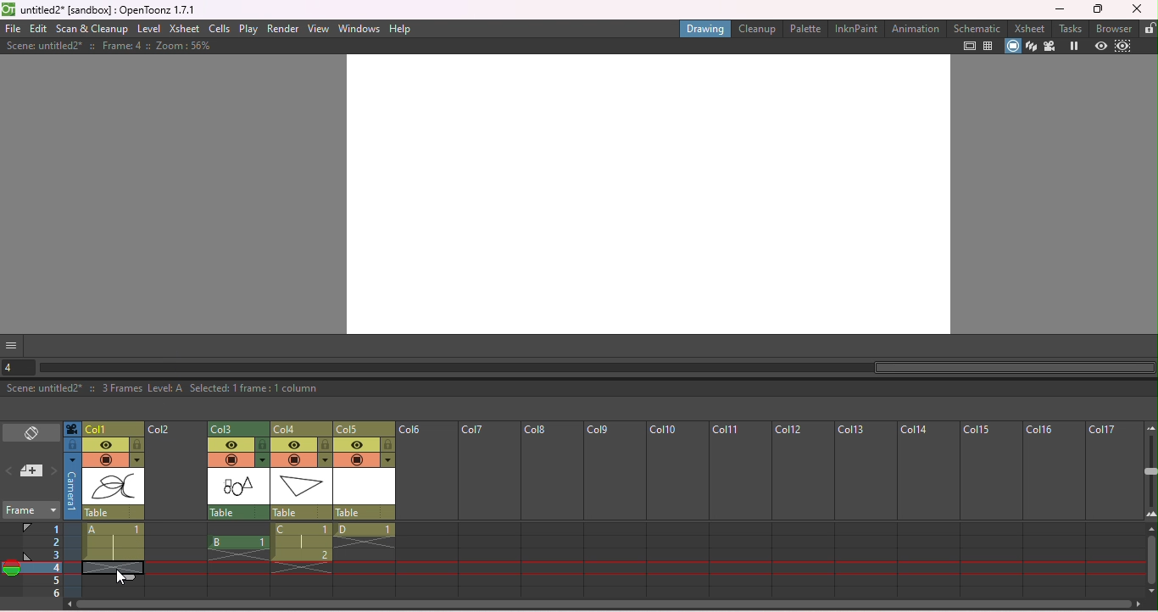 Image resolution: width=1158 pixels, height=612 pixels. I want to click on Lock toggle, so click(388, 445).